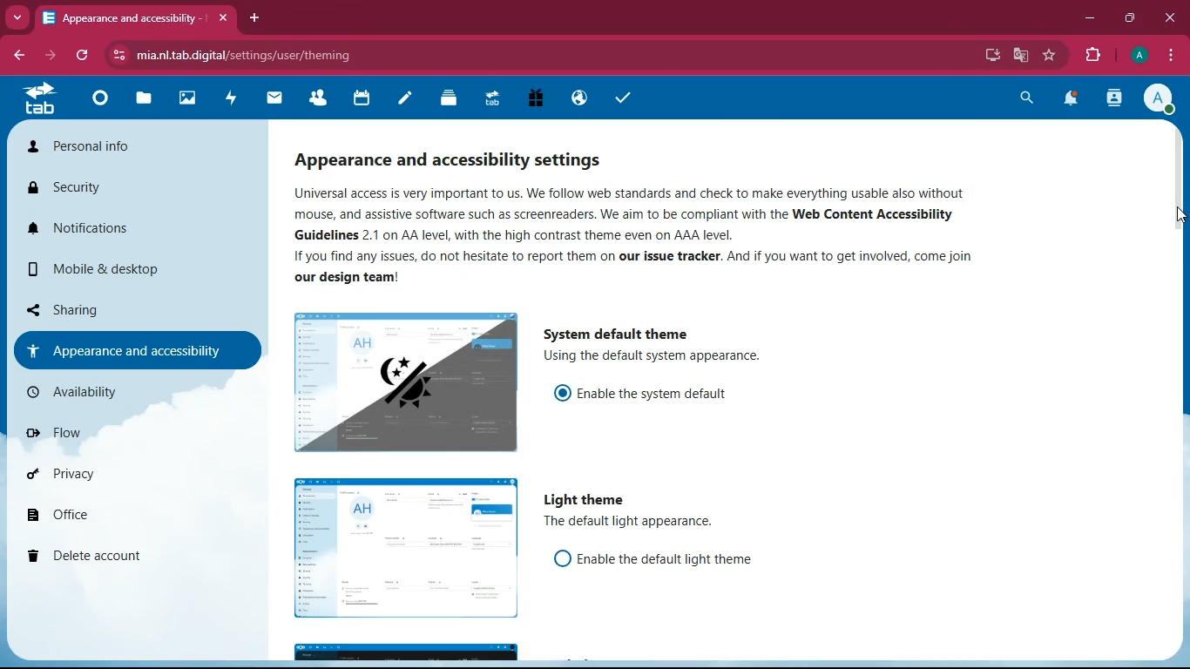 Image resolution: width=1190 pixels, height=669 pixels. What do you see at coordinates (95, 191) in the screenshot?
I see `security` at bounding box center [95, 191].